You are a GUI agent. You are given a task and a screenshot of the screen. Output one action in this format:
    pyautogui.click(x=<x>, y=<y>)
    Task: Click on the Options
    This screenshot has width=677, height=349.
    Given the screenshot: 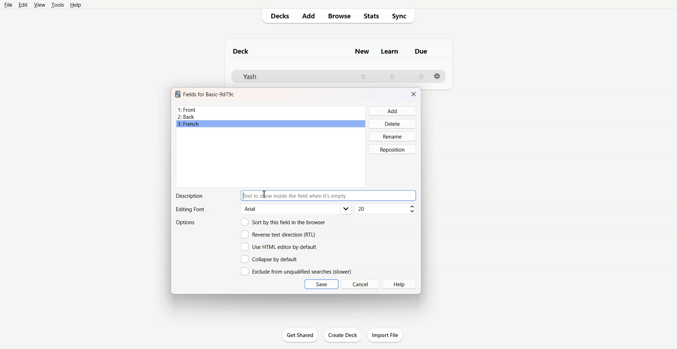 What is the action you would take?
    pyautogui.click(x=186, y=222)
    